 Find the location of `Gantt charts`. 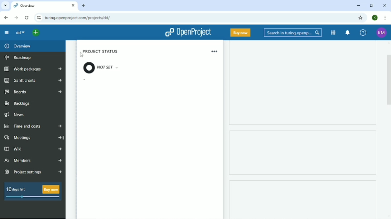

Gantt charts is located at coordinates (32, 81).